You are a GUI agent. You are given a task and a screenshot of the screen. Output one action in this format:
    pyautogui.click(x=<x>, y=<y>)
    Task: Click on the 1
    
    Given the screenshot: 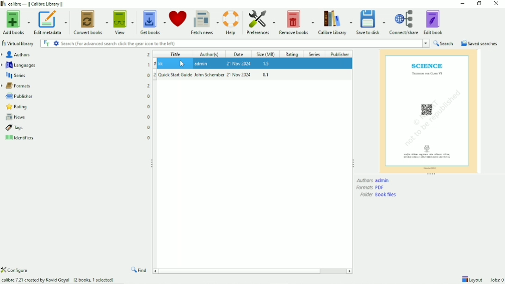 What is the action you would take?
    pyautogui.click(x=155, y=64)
    